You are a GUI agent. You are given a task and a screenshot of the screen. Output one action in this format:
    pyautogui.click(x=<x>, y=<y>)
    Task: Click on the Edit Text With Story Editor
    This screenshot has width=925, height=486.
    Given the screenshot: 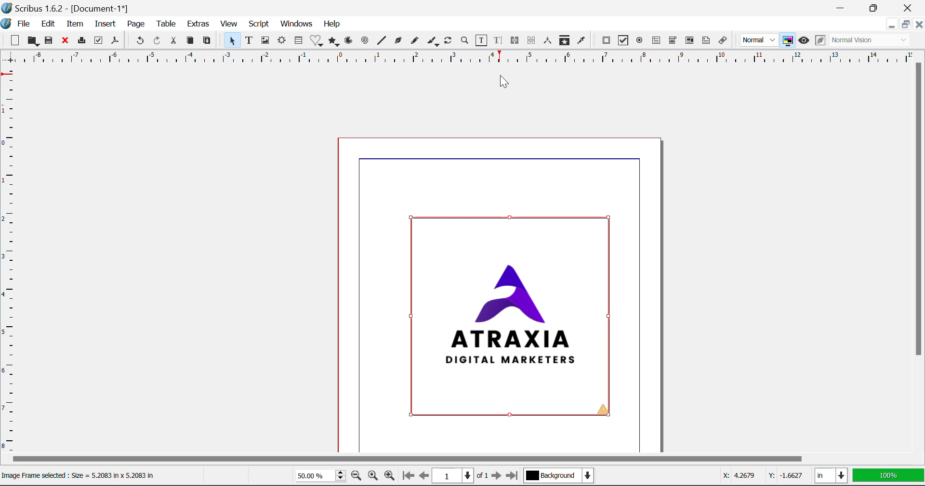 What is the action you would take?
    pyautogui.click(x=499, y=41)
    